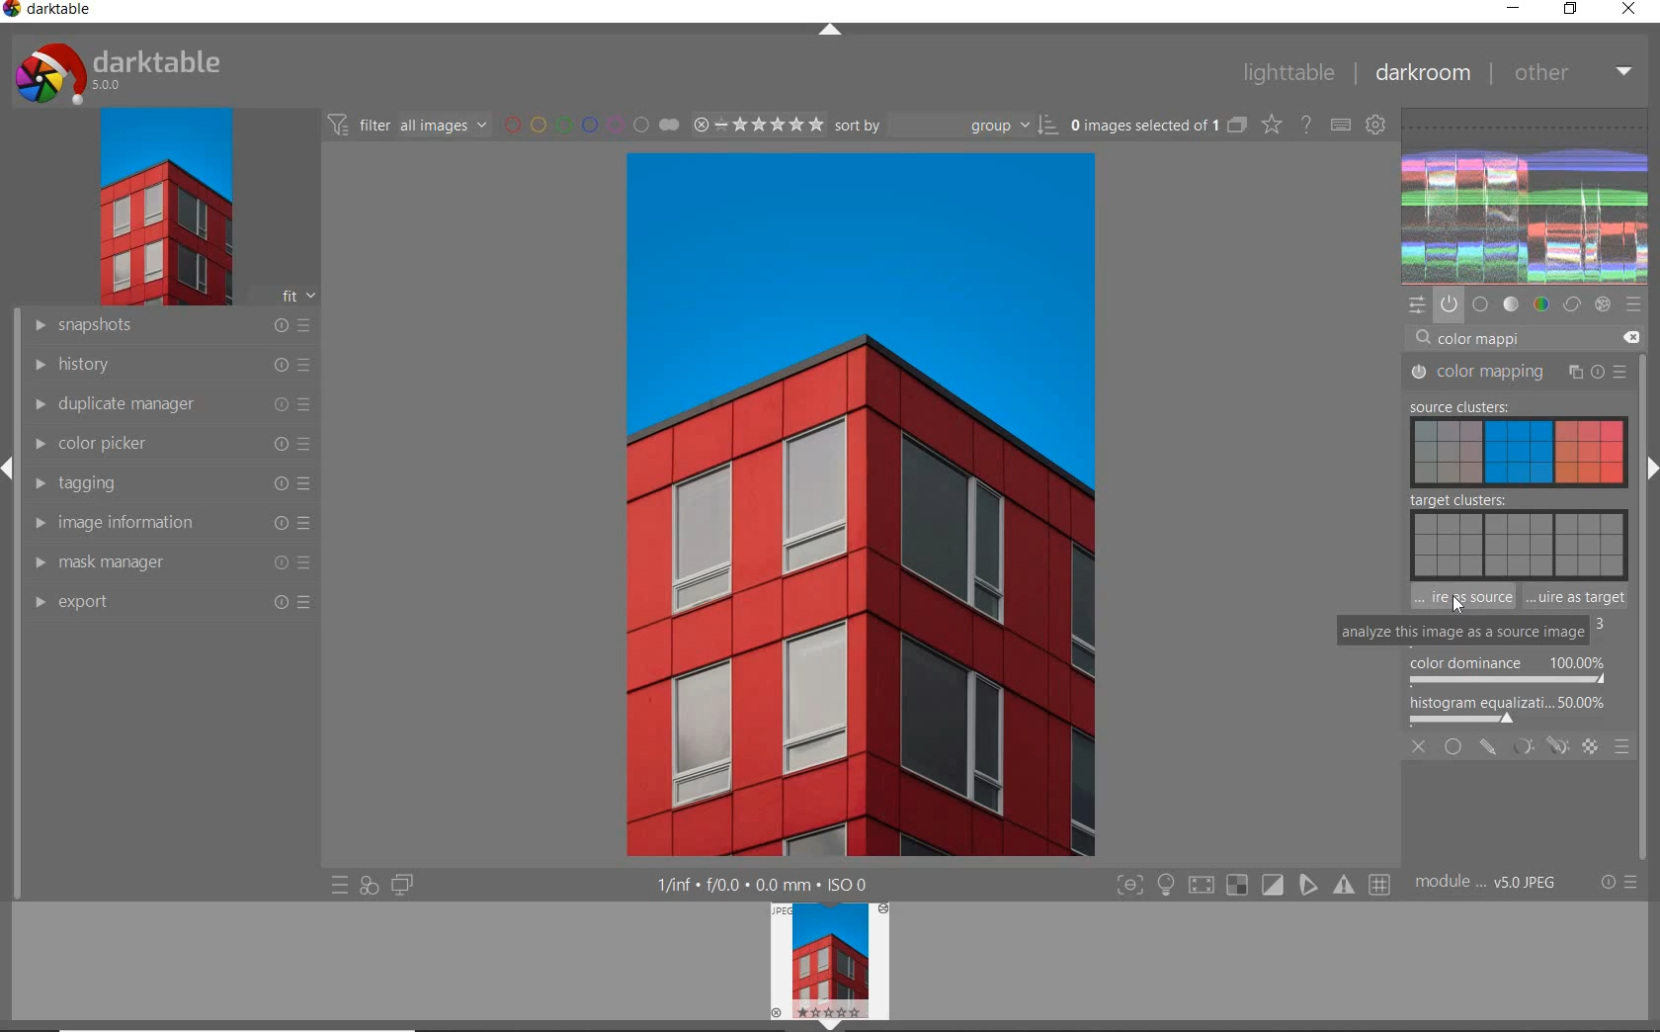 This screenshot has height=1032, width=1660. I want to click on TARGET CLUSTERS, so click(1514, 534).